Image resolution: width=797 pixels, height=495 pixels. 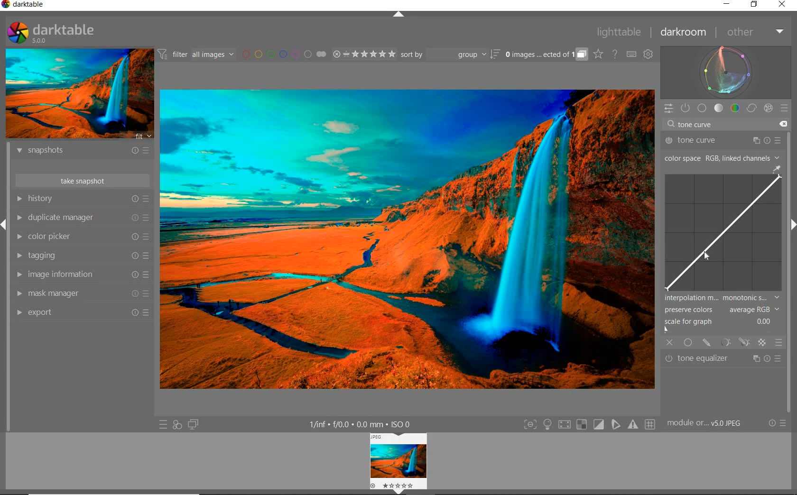 I want to click on PRESERVE COLORS, so click(x=724, y=310).